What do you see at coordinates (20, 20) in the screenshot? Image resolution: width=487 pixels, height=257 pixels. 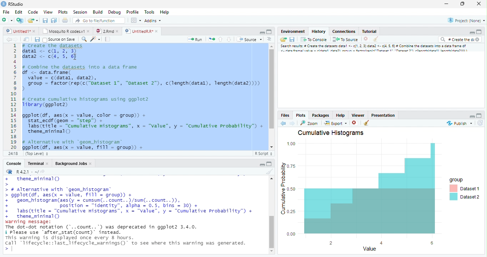 I see `Create a project` at bounding box center [20, 20].